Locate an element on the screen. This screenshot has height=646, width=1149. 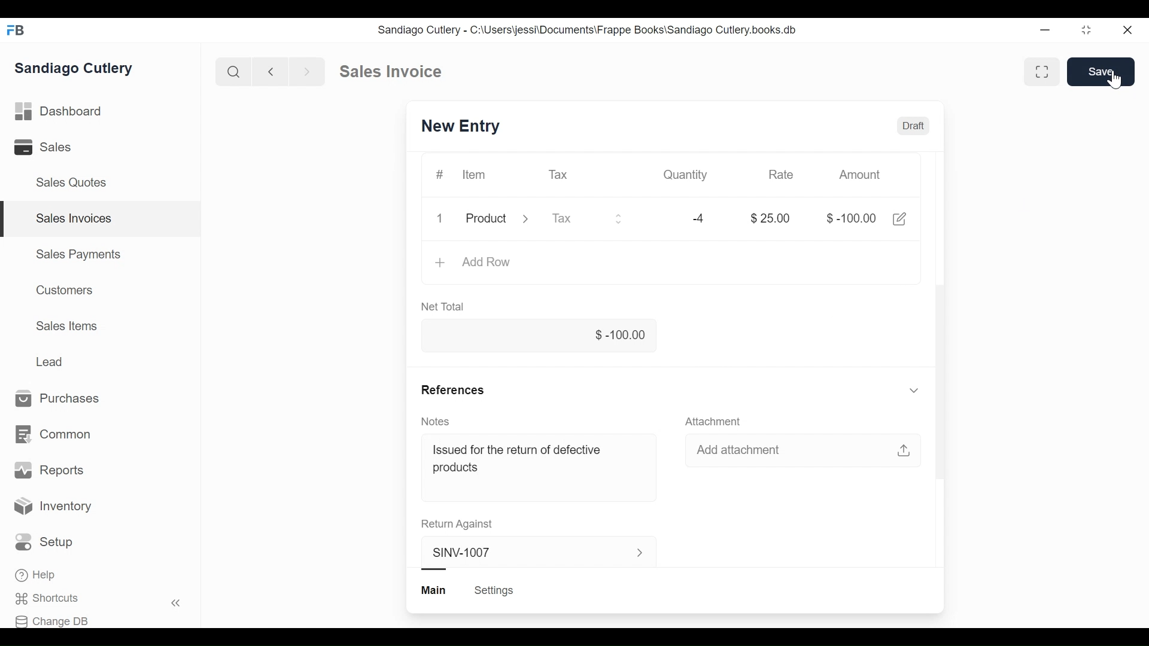
Sales Items is located at coordinates (66, 325).